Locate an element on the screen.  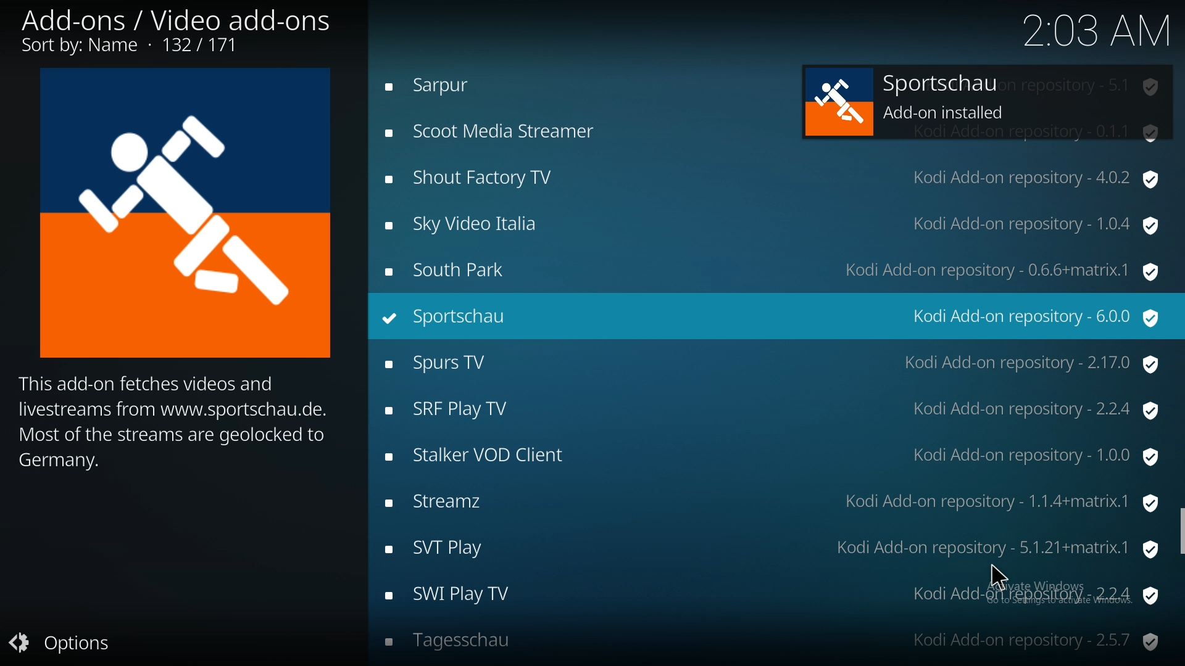
spurs tv is located at coordinates (775, 366).